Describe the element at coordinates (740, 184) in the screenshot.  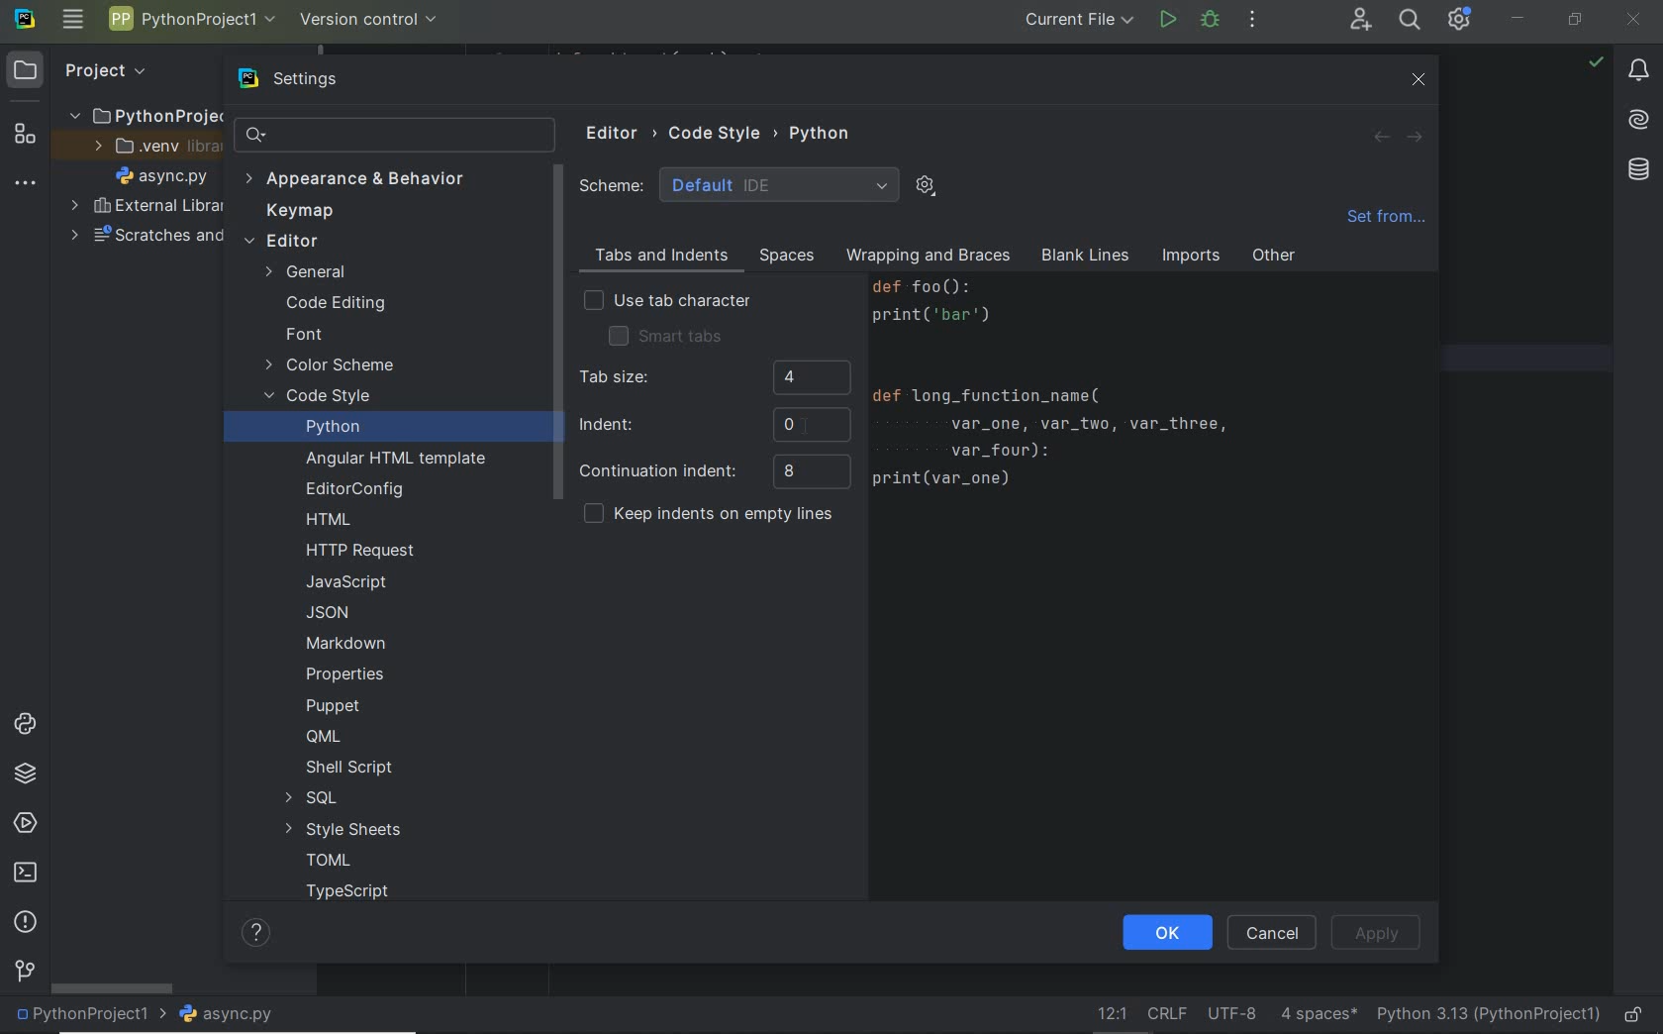
I see `SCHEME` at that location.